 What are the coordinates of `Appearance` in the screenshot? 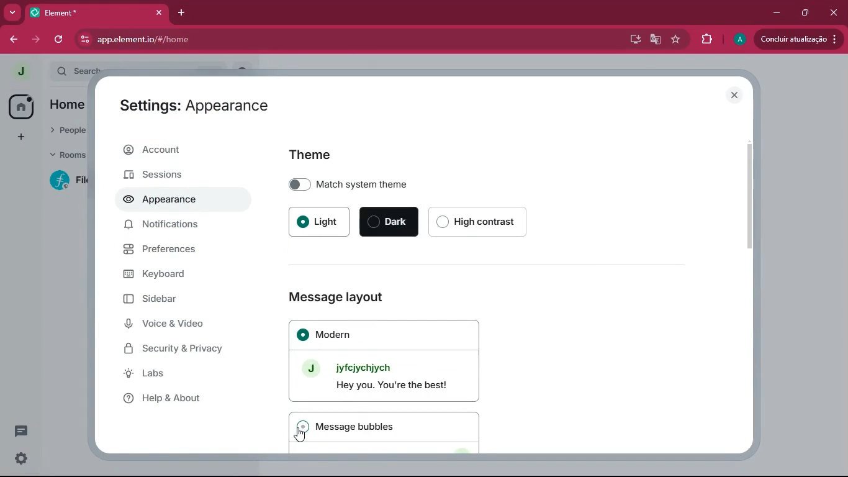 It's located at (166, 198).